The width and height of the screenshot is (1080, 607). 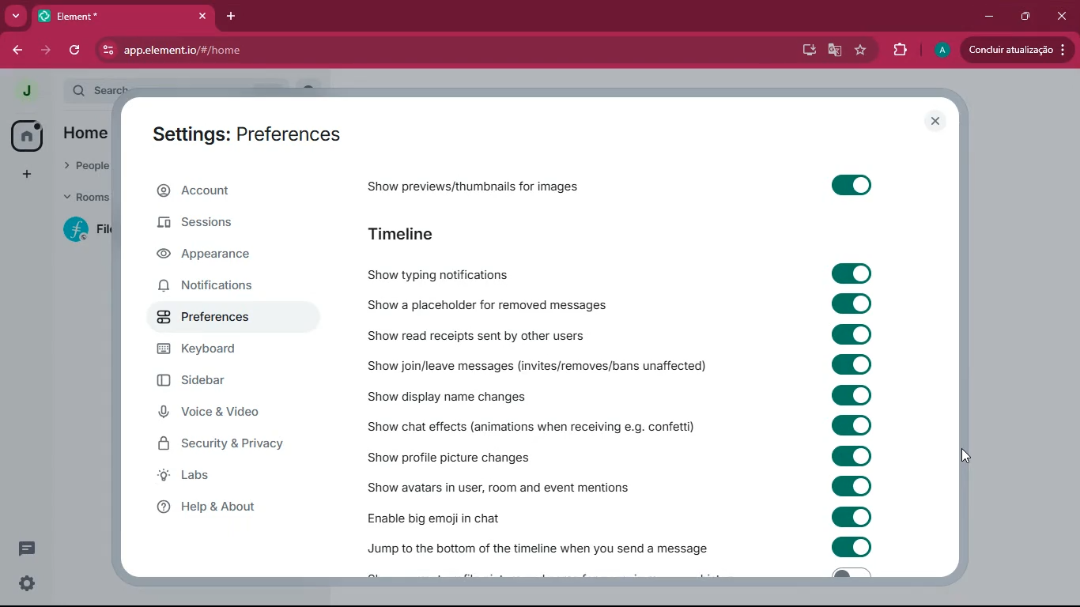 I want to click on labs, so click(x=240, y=479).